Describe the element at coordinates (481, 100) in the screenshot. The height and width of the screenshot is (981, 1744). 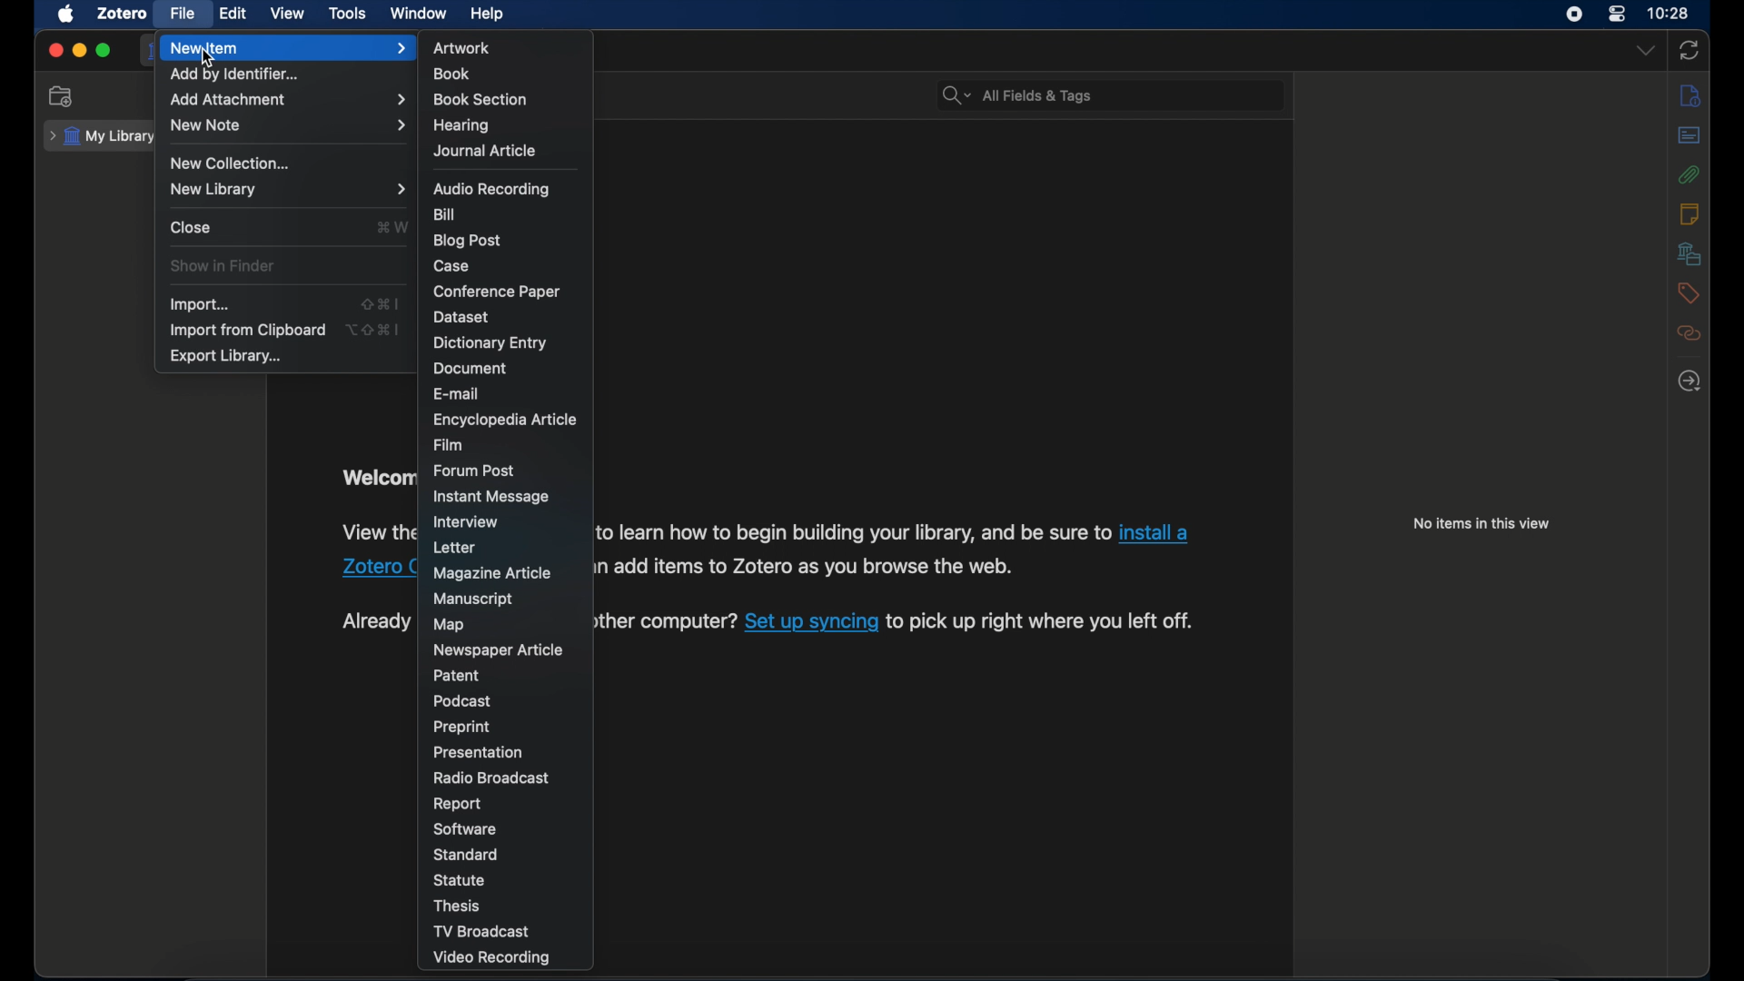
I see `book section` at that location.